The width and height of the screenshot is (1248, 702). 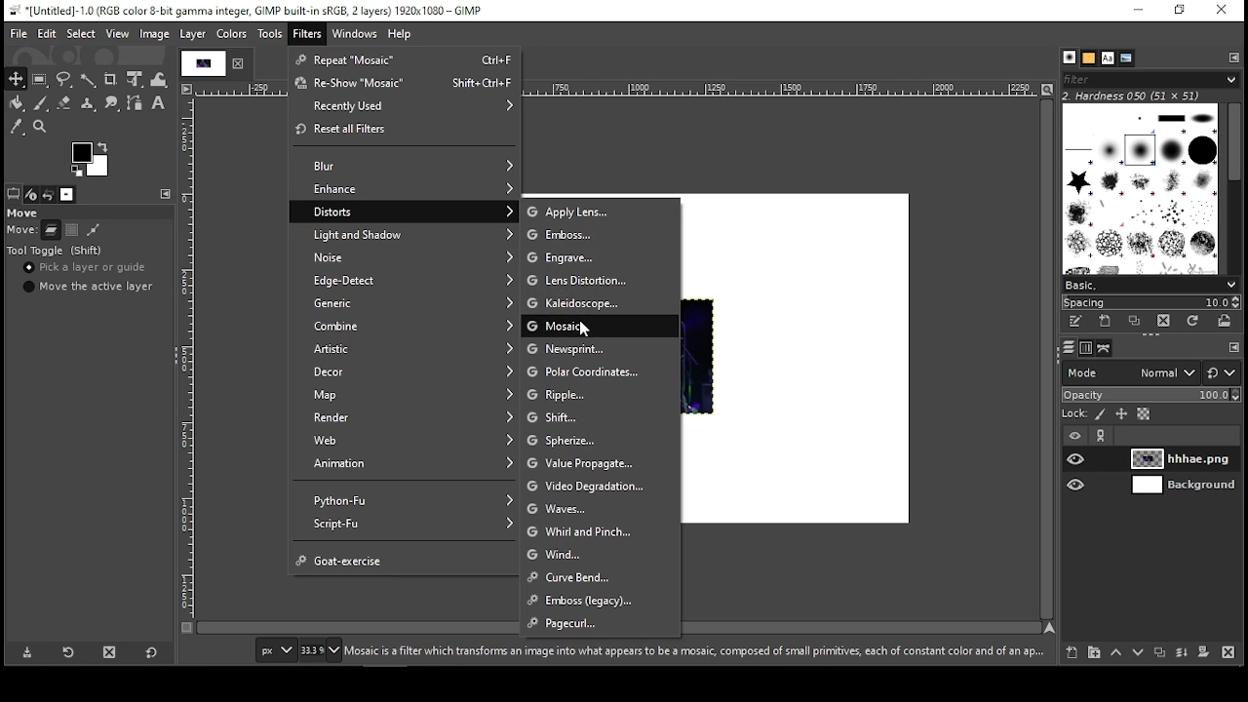 I want to click on eraser tool, so click(x=65, y=102).